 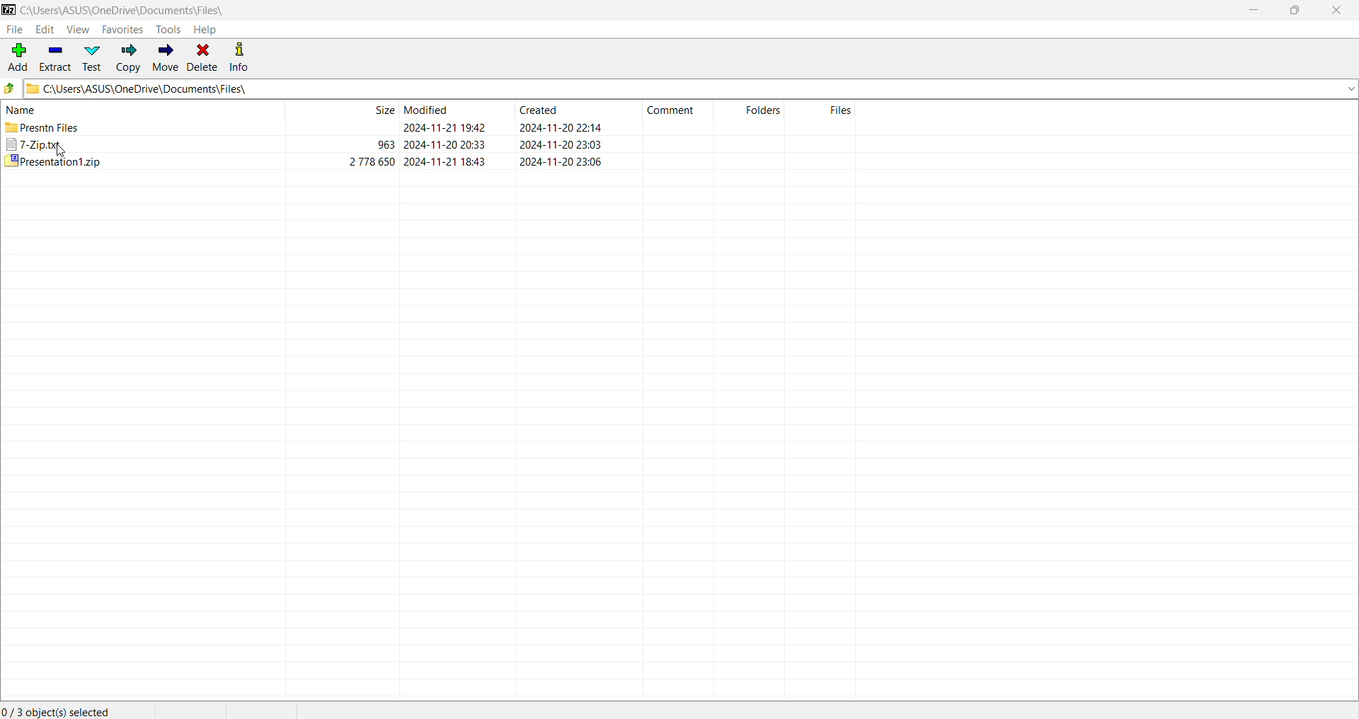 I want to click on folders, so click(x=764, y=110).